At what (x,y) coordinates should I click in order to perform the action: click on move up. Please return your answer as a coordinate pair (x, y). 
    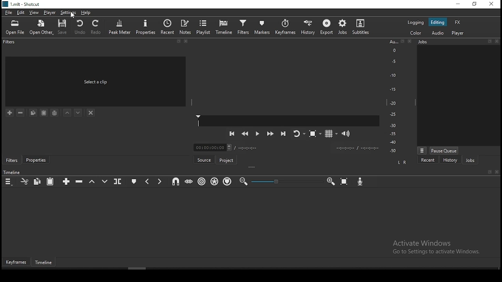
    Looking at the image, I should click on (79, 113).